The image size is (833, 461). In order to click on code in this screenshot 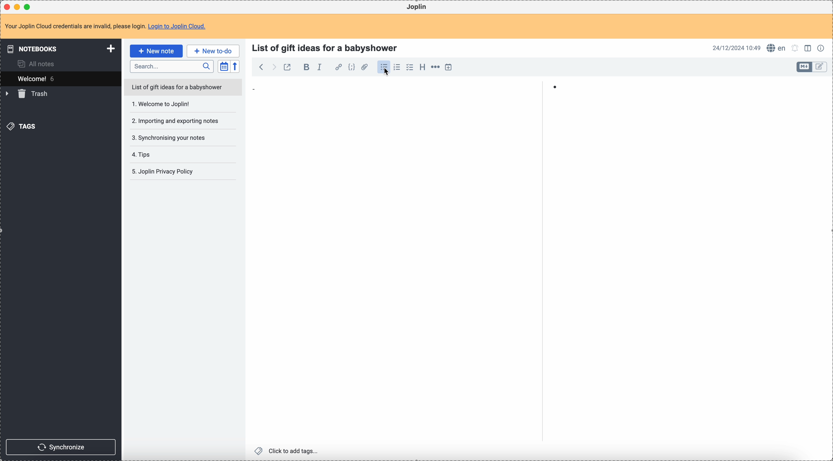, I will do `click(352, 68)`.